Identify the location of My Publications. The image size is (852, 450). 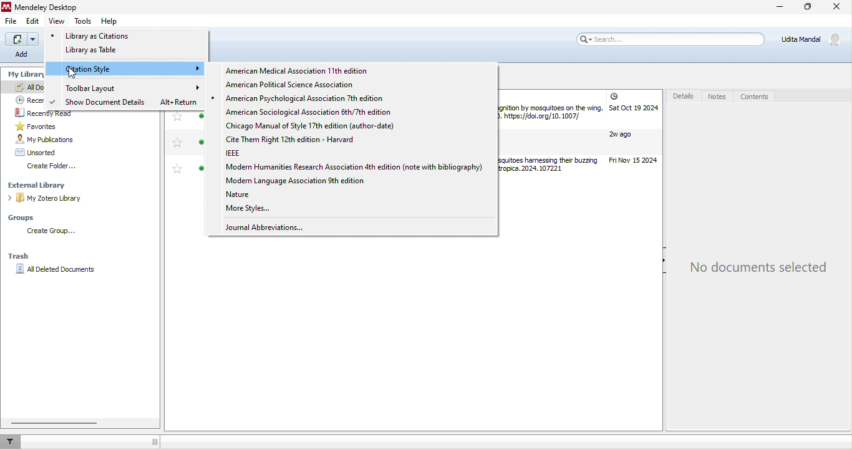
(51, 140).